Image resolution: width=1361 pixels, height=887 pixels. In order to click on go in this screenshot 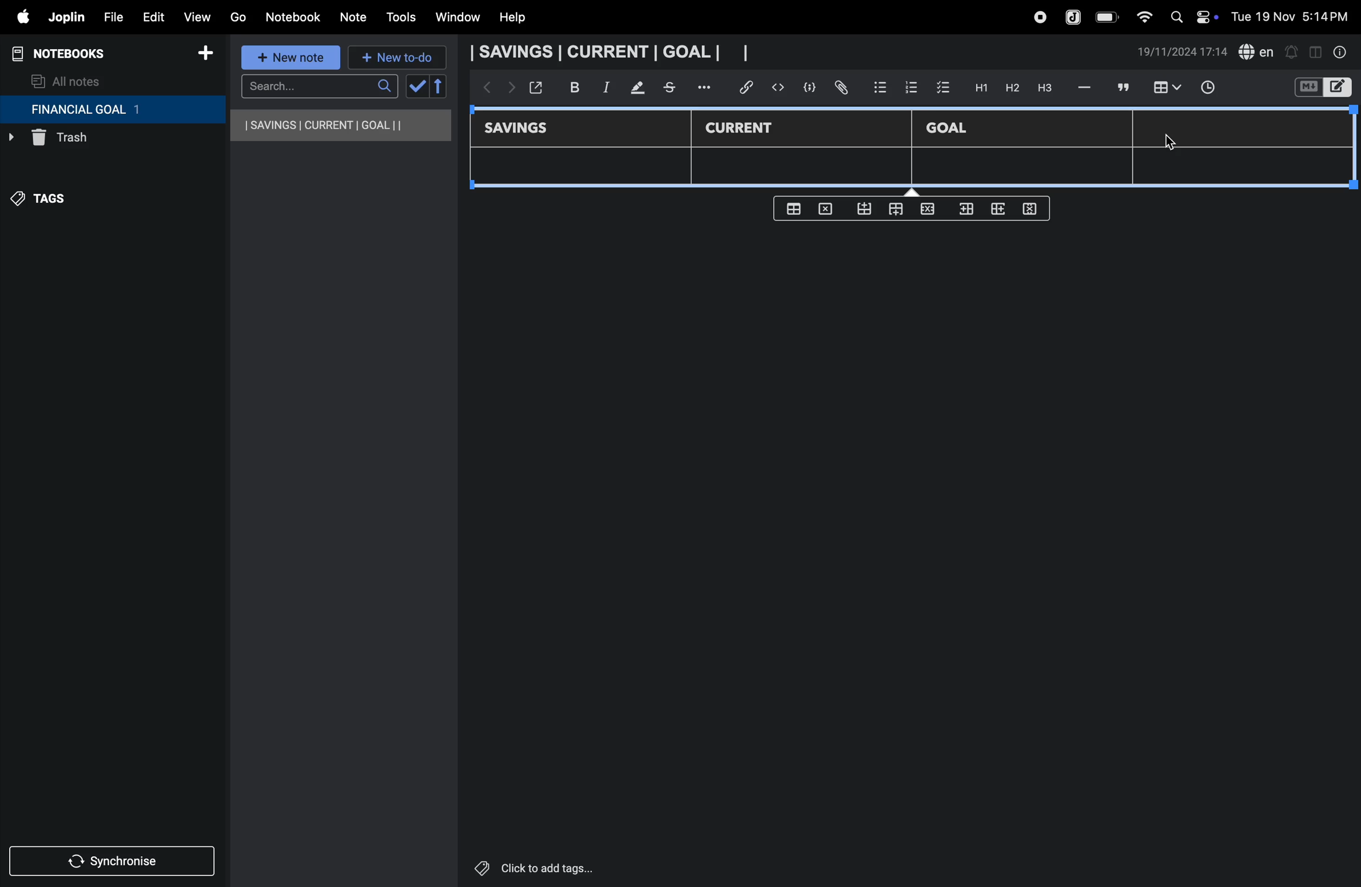, I will do `click(238, 15)`.